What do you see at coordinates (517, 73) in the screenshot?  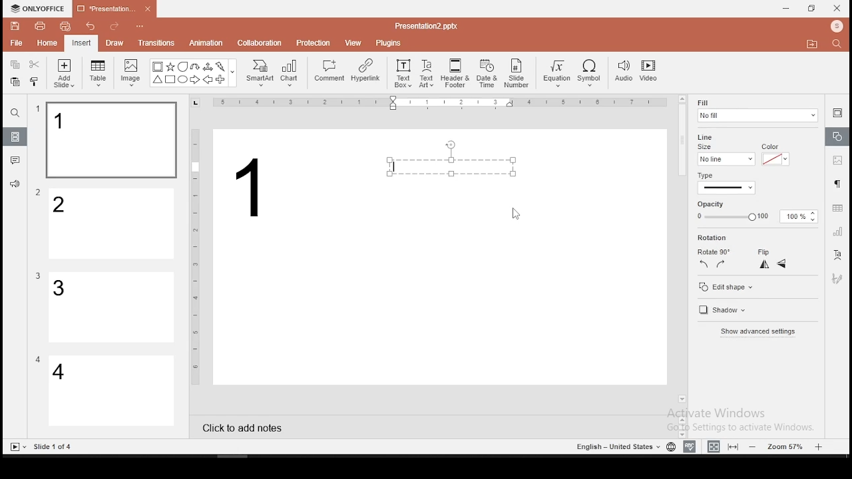 I see `slide number` at bounding box center [517, 73].